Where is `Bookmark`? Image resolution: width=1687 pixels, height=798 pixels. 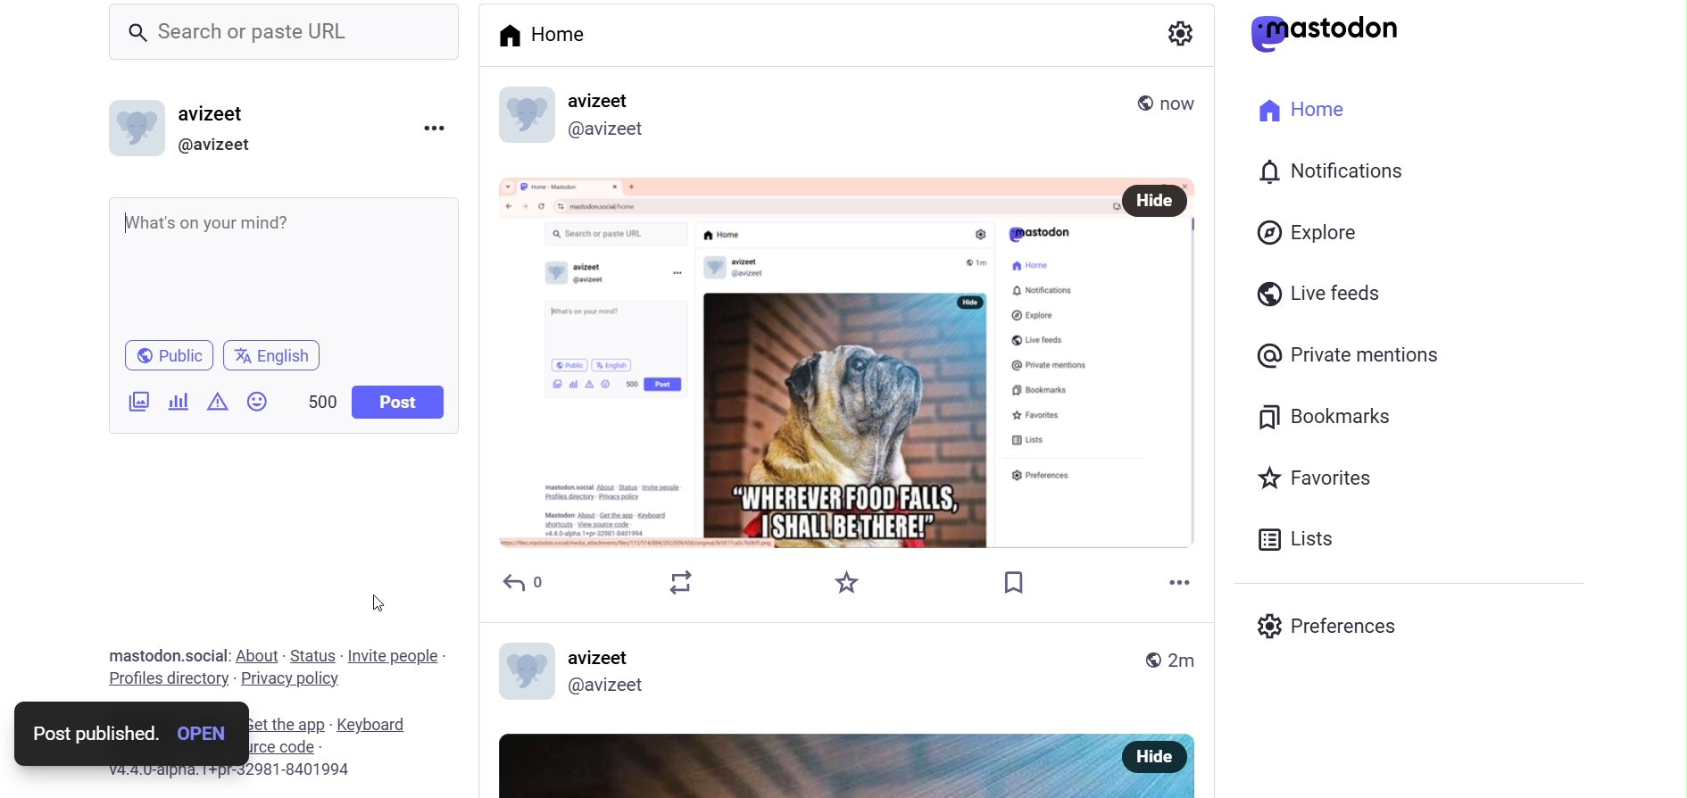 Bookmark is located at coordinates (1015, 580).